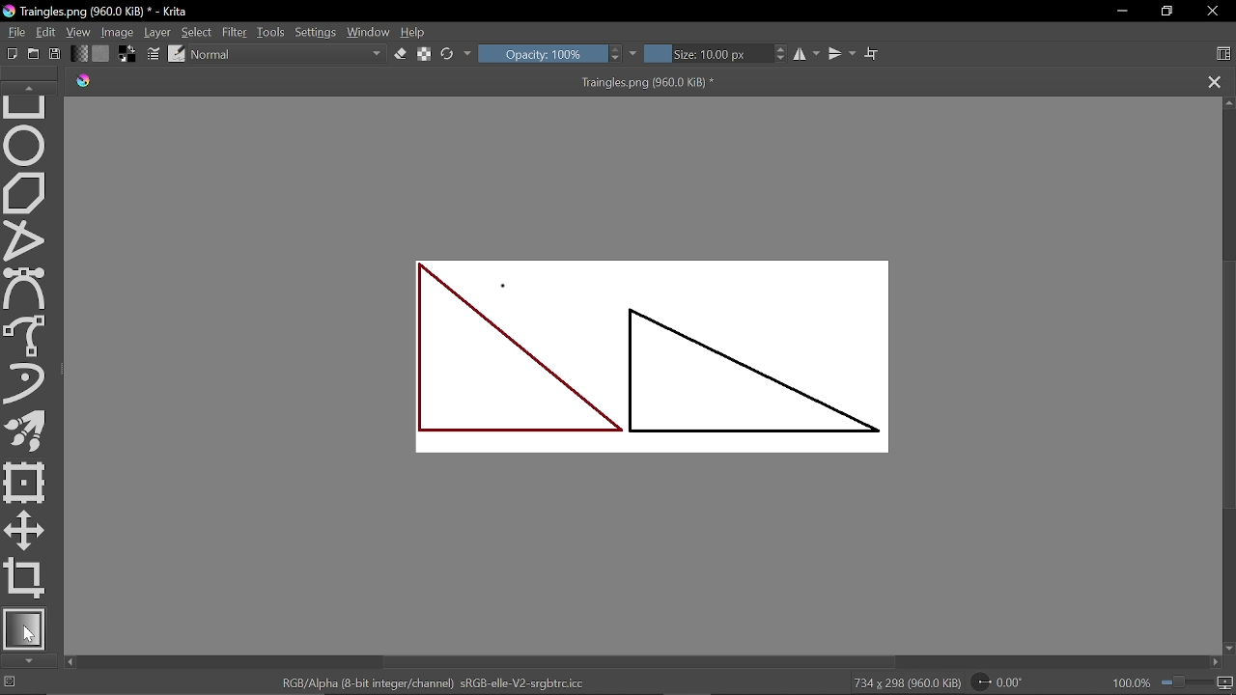 The image size is (1236, 695). I want to click on Transform a layer tool, so click(25, 483).